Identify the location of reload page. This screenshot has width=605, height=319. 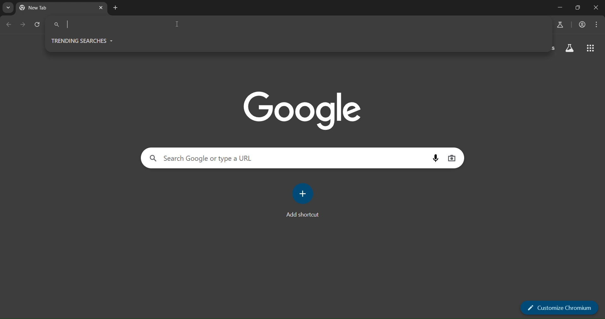
(37, 26).